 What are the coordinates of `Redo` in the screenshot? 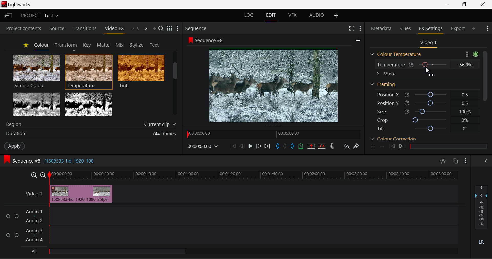 It's located at (357, 146).